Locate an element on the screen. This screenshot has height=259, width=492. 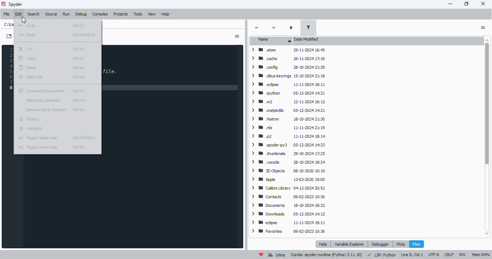
> WM .dbuskeyrings 15-10-2024 21:18 is located at coordinates (287, 75).